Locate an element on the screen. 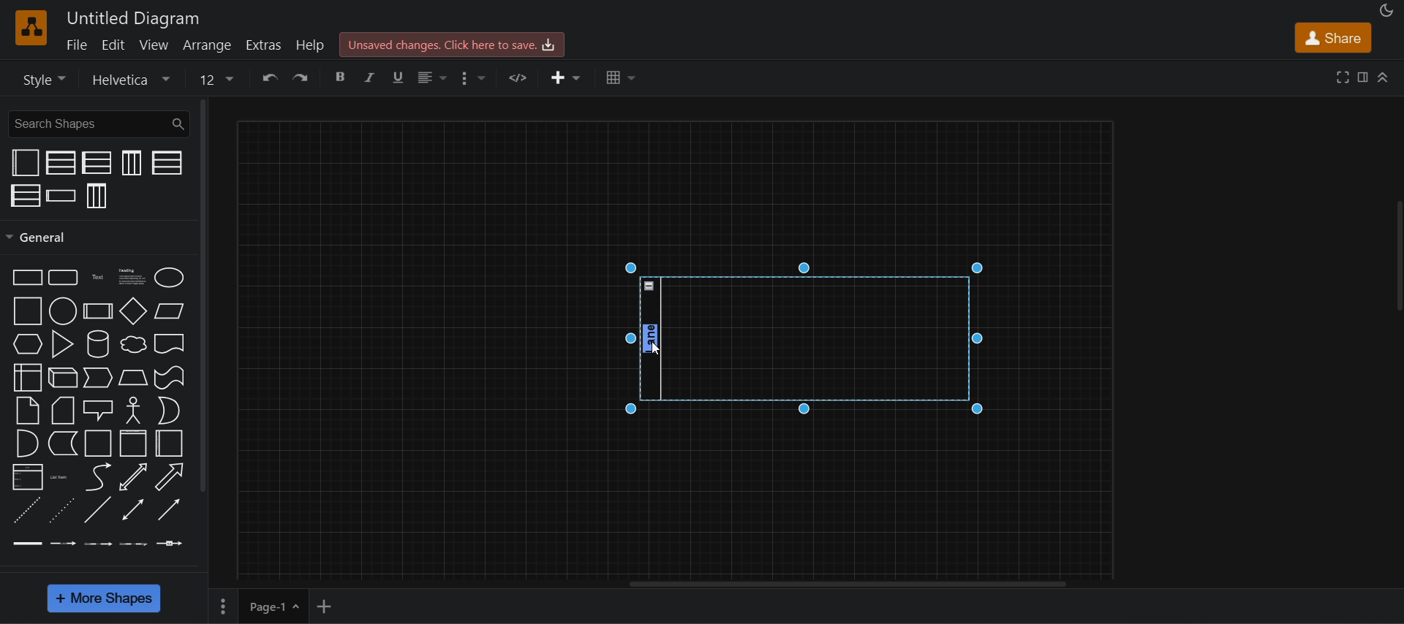 The width and height of the screenshot is (1404, 624). parallelogram is located at coordinates (170, 311).